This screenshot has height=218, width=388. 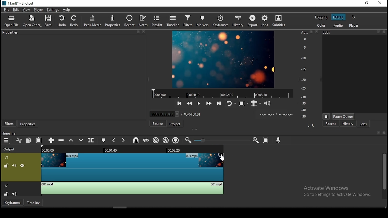 I want to click on player, so click(x=38, y=9).